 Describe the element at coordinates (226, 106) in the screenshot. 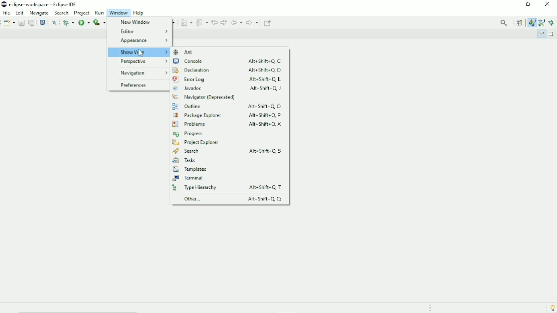

I see `Outline` at that location.